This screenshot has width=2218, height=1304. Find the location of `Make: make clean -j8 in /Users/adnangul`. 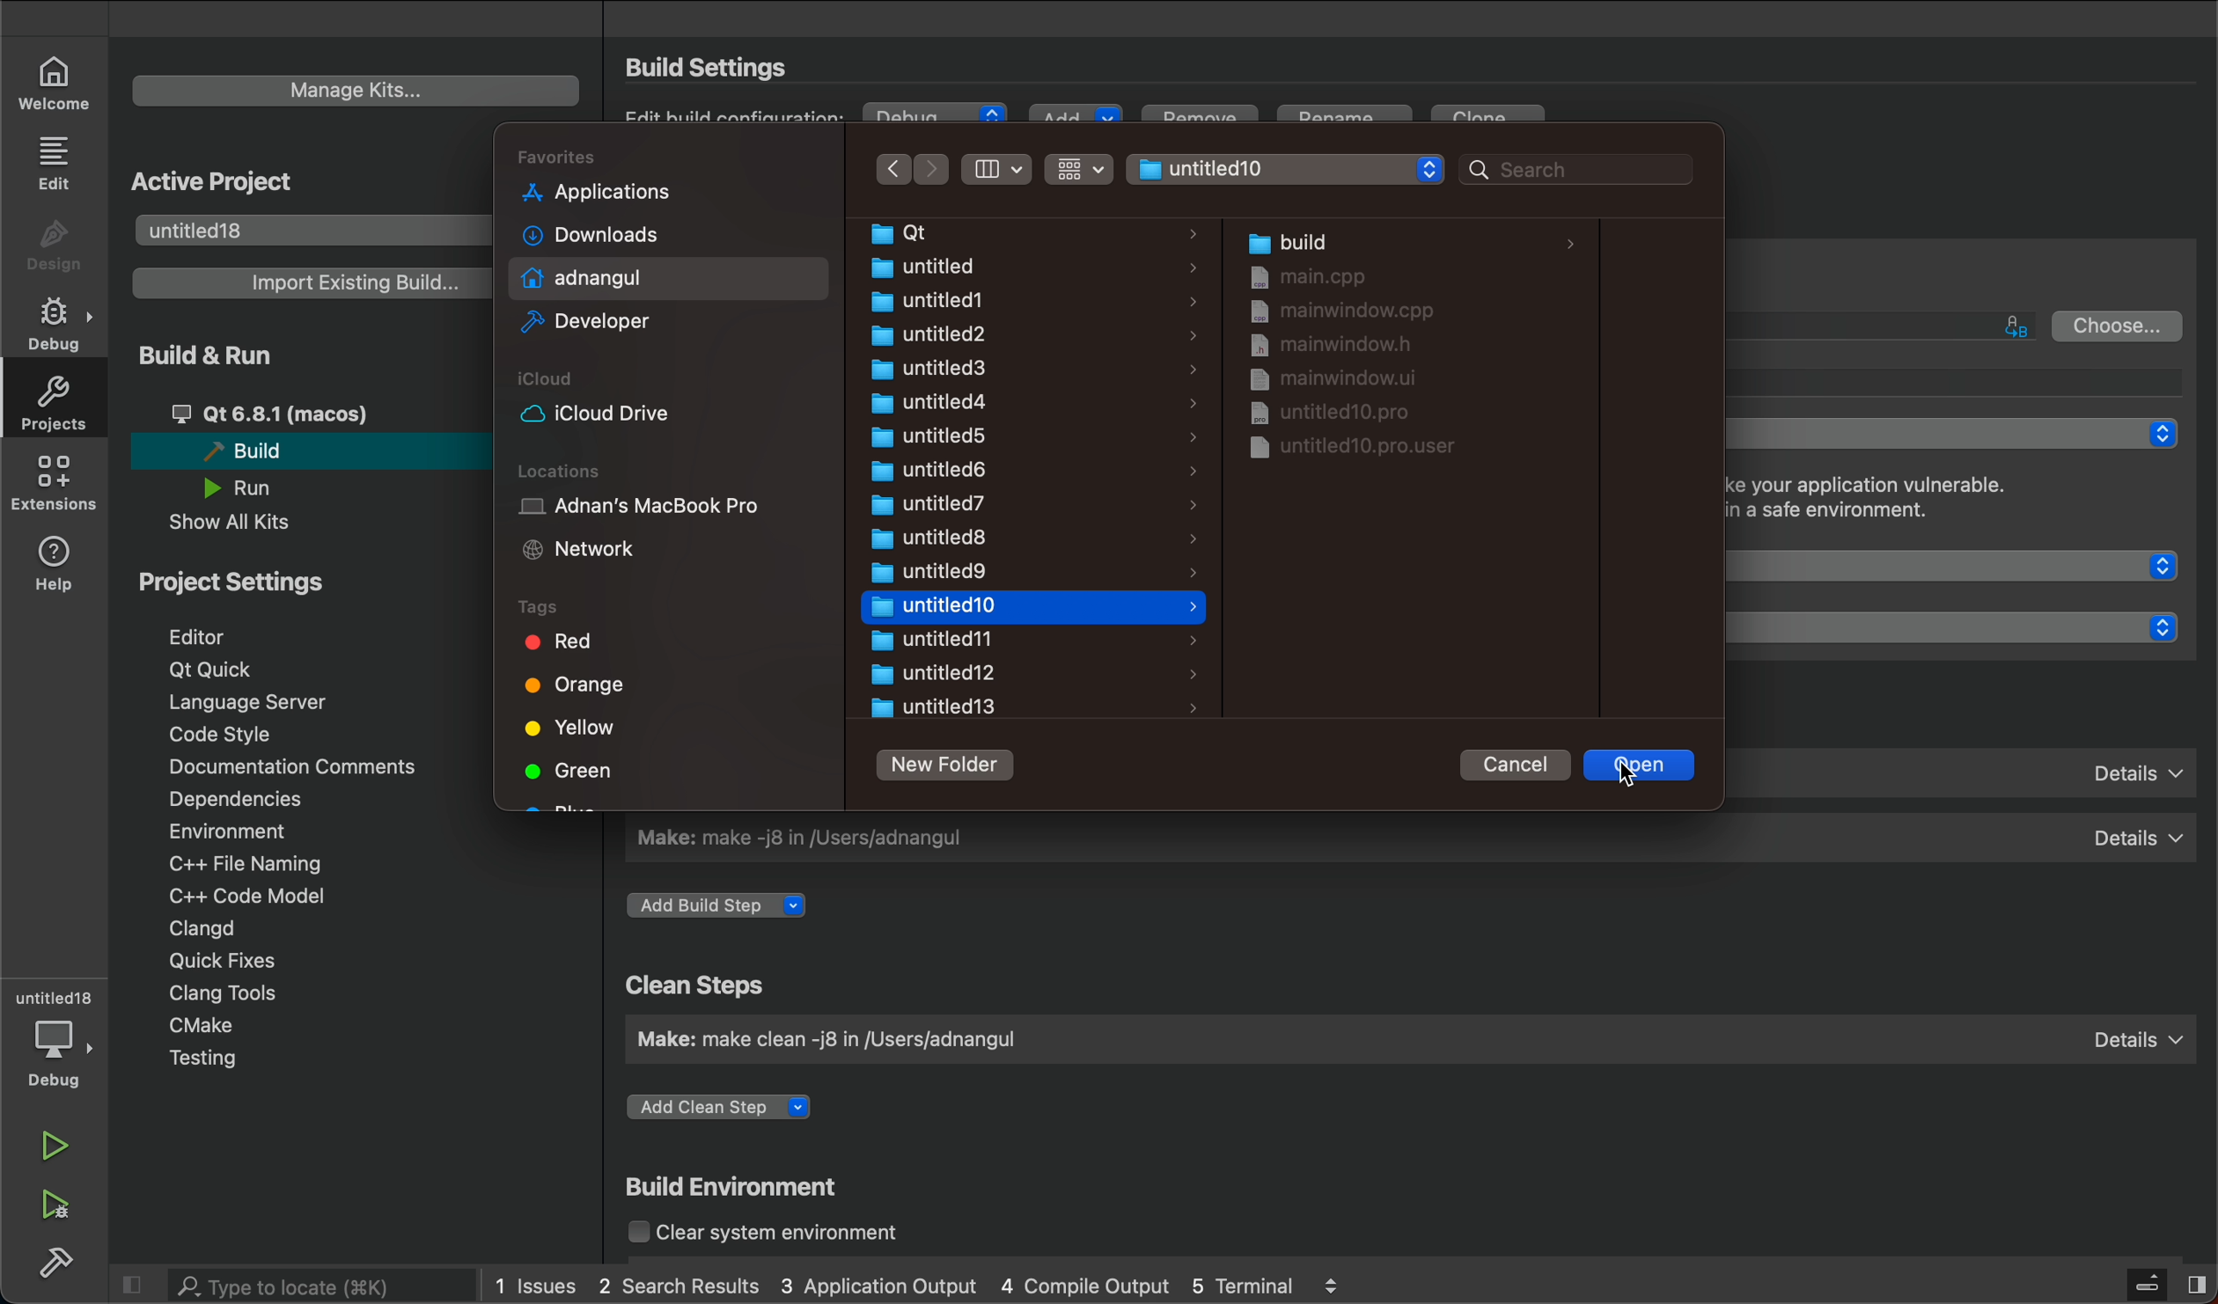

Make: make clean -j8 in /Users/adnangul is located at coordinates (846, 1044).